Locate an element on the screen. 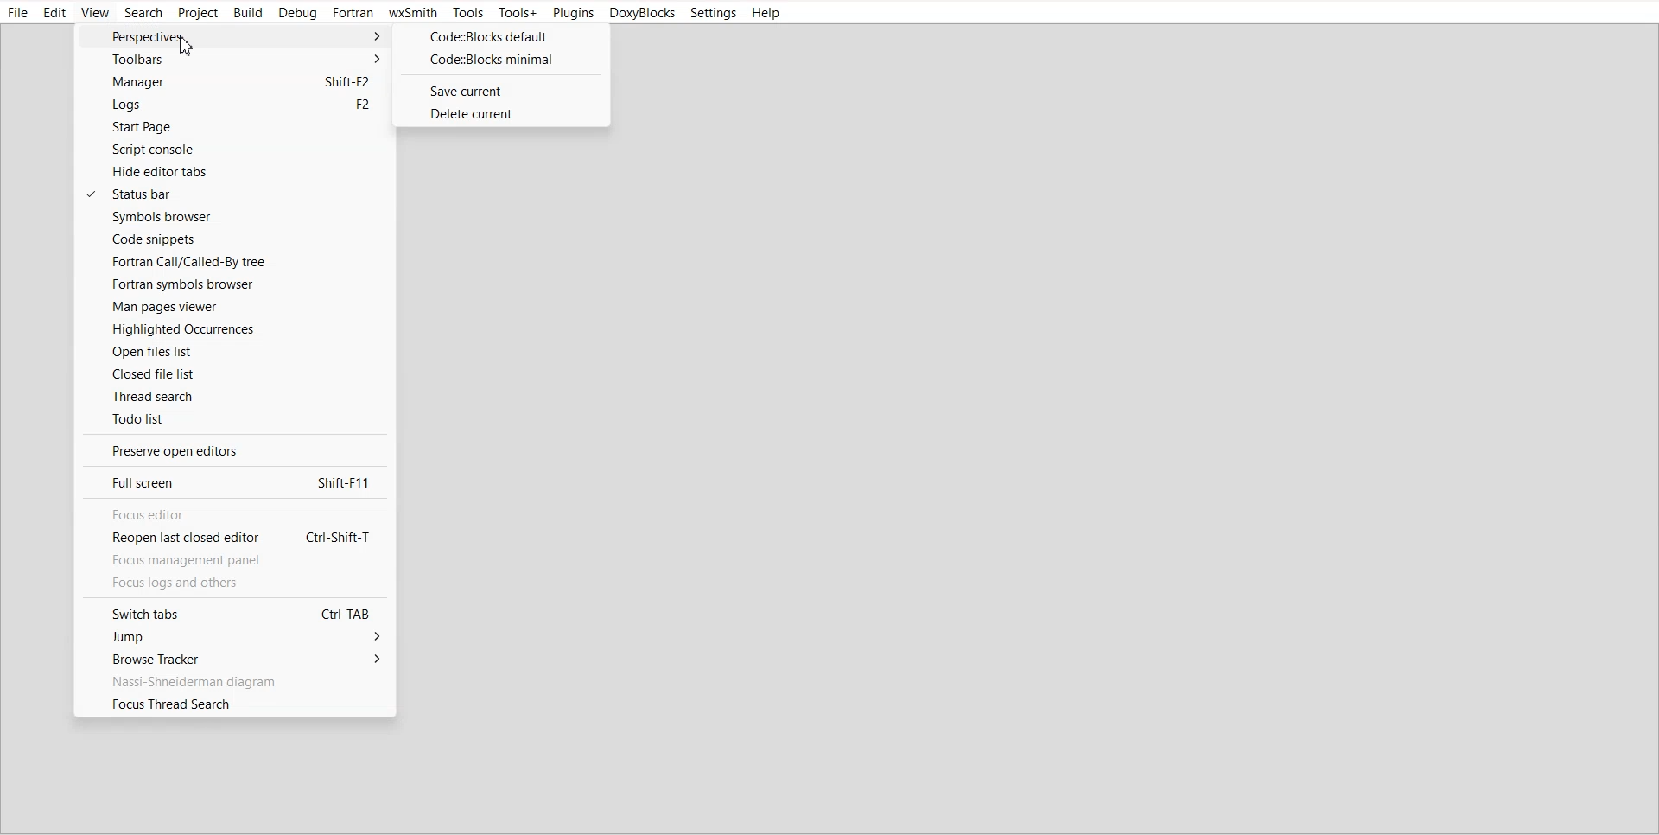  Closed file list is located at coordinates (235, 373).